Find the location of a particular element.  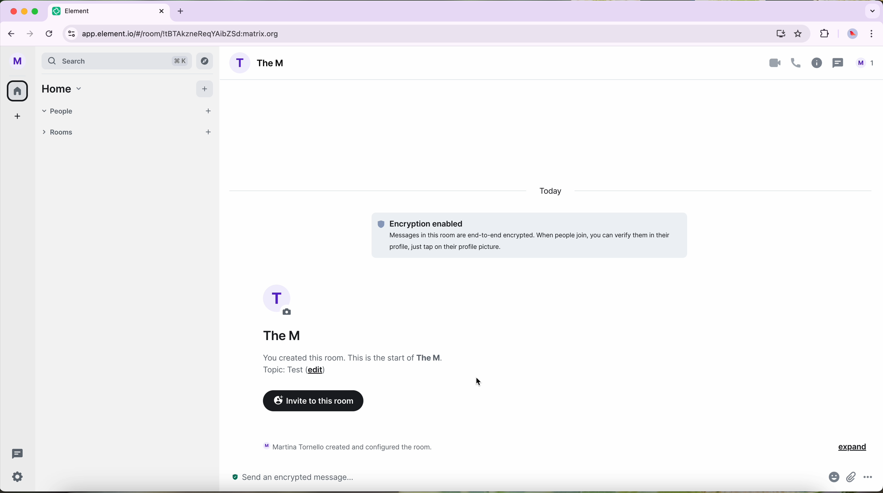

profile picture is located at coordinates (276, 302).